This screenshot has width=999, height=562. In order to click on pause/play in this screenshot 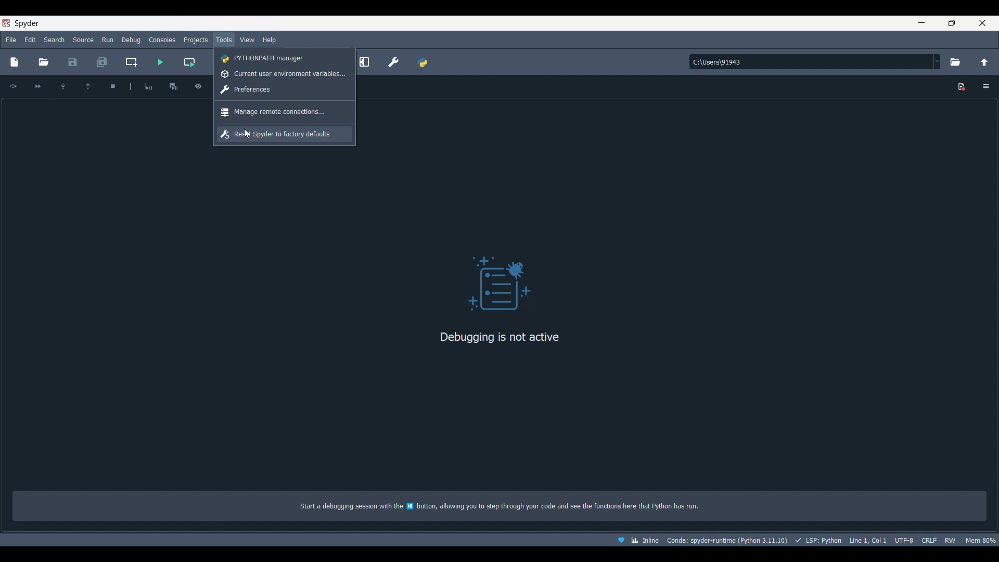, I will do `click(174, 85)`.